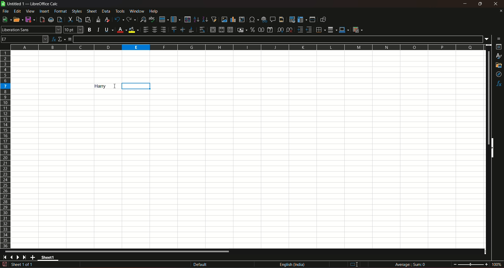 The image size is (504, 268). Describe the element at coordinates (120, 11) in the screenshot. I see `tools` at that location.